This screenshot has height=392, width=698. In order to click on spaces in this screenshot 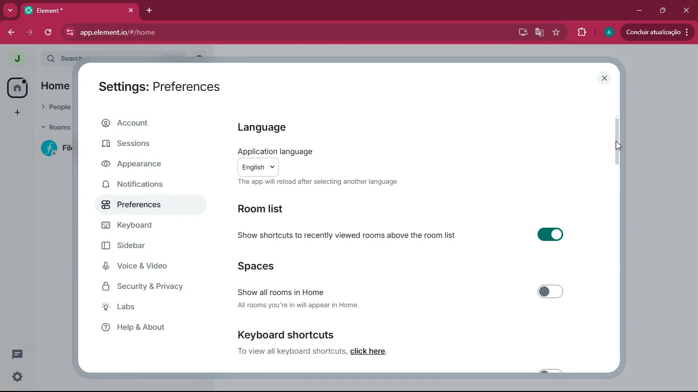, I will do `click(288, 266)`.